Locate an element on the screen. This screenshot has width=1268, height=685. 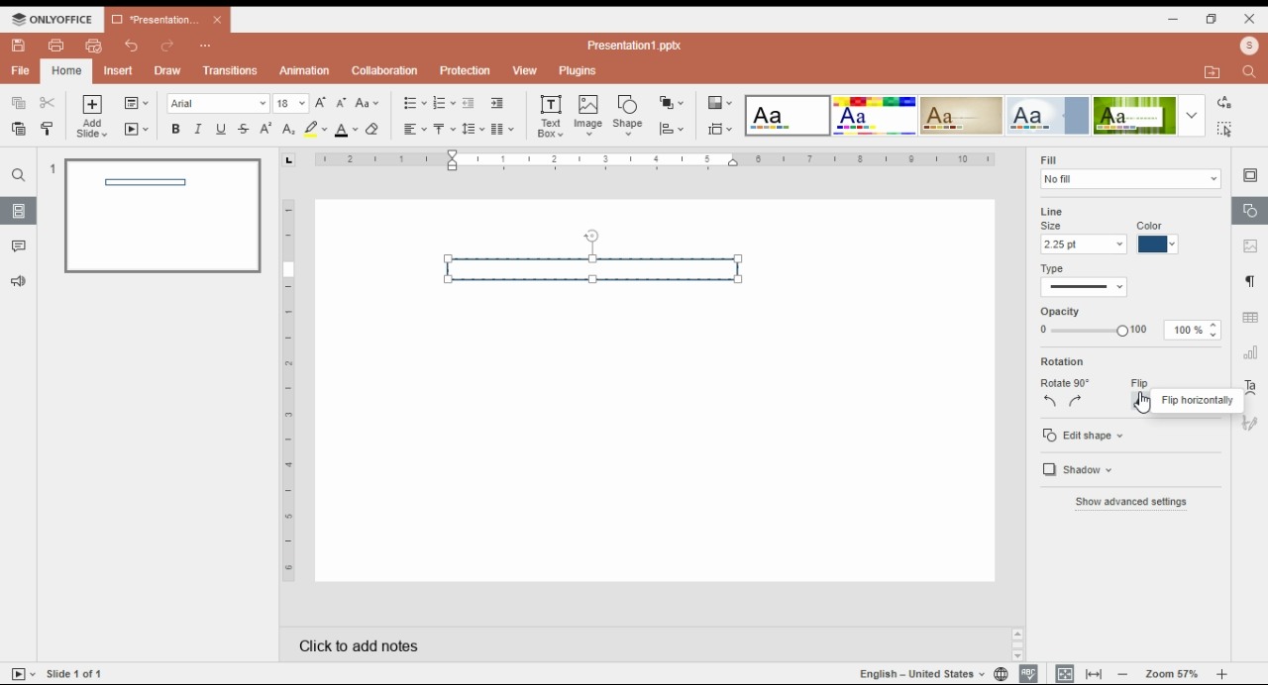
strikethrough is located at coordinates (244, 130).